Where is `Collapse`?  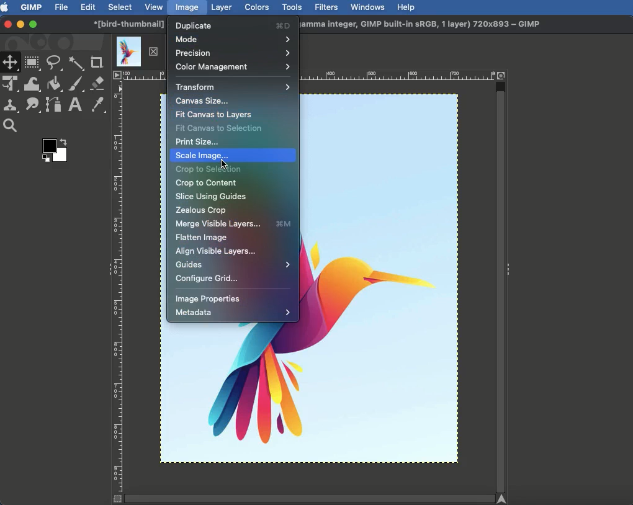 Collapse is located at coordinates (508, 271).